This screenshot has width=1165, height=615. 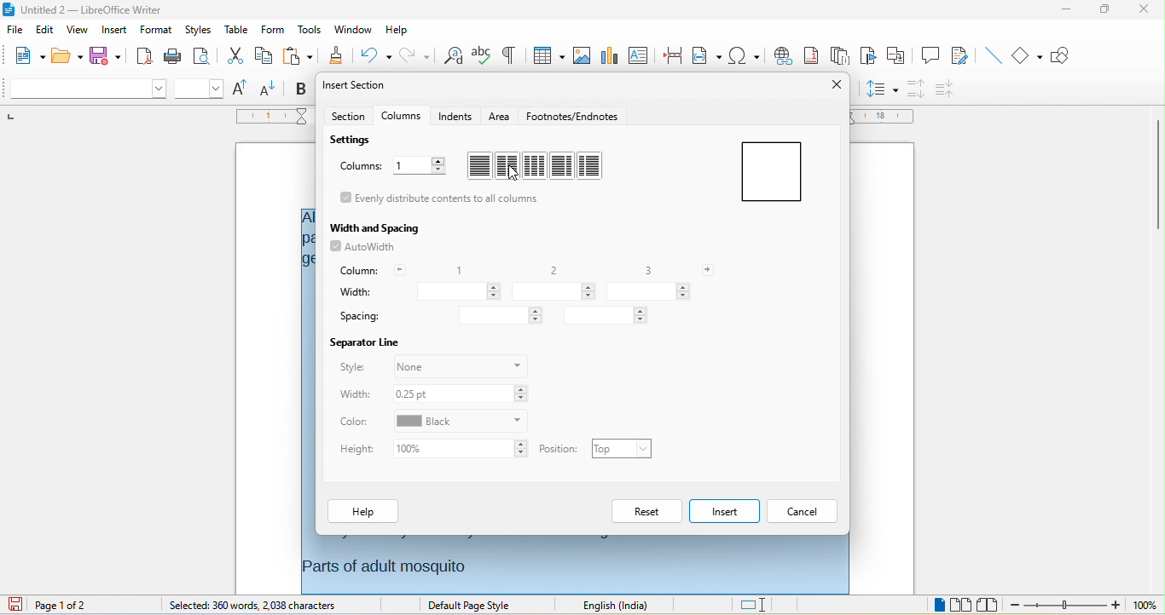 What do you see at coordinates (501, 315) in the screenshot?
I see `spacing between column 1 & 2` at bounding box center [501, 315].